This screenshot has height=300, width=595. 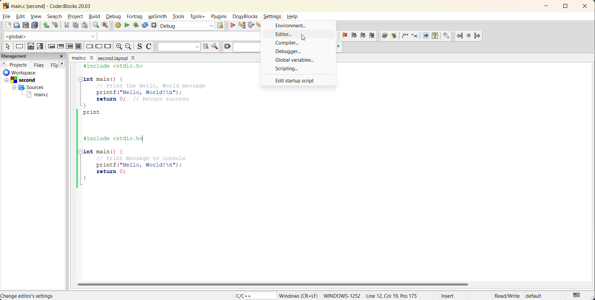 I want to click on tools, so click(x=178, y=17).